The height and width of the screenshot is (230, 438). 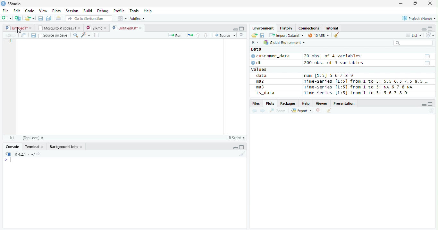 I want to click on Environment, so click(x=264, y=28).